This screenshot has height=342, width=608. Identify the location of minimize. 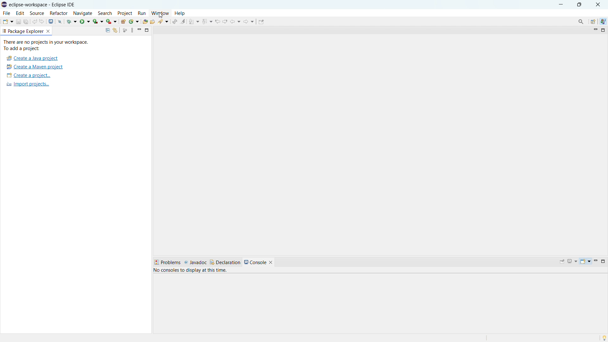
(596, 261).